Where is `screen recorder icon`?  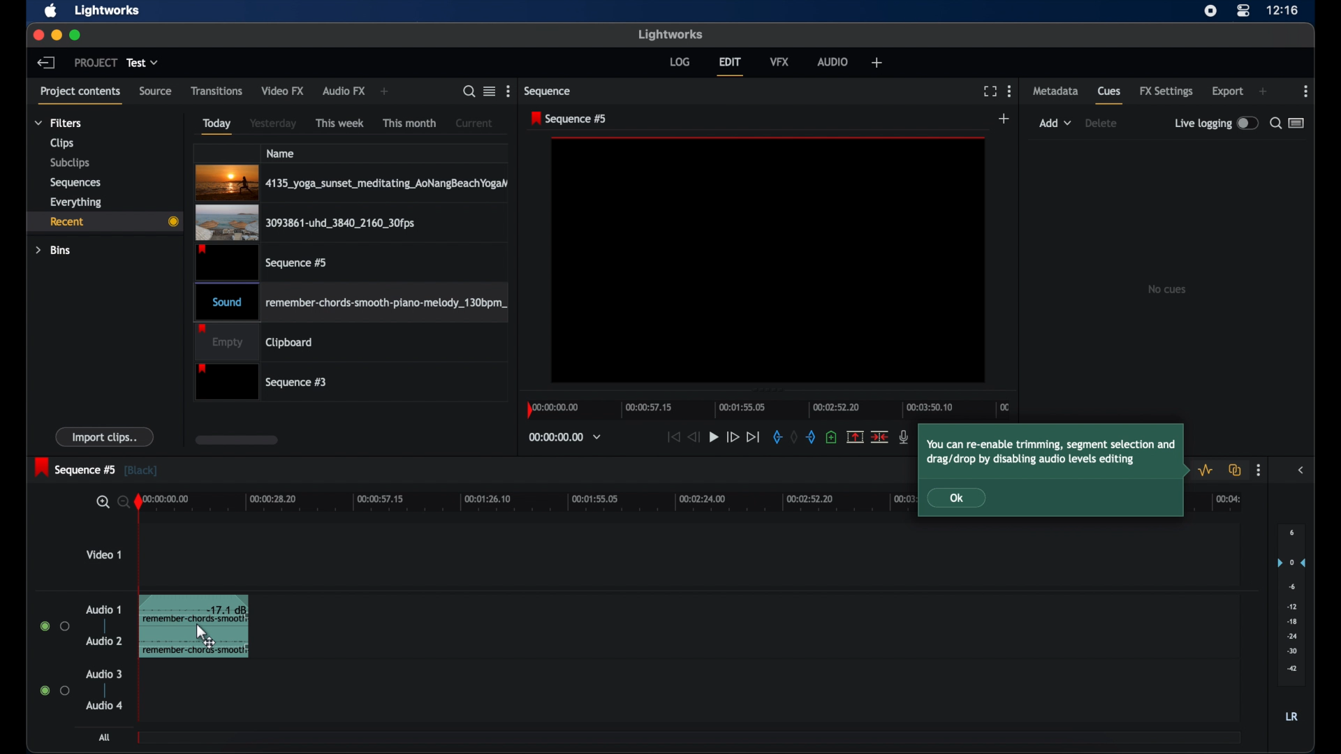 screen recorder icon is located at coordinates (1210, 10).